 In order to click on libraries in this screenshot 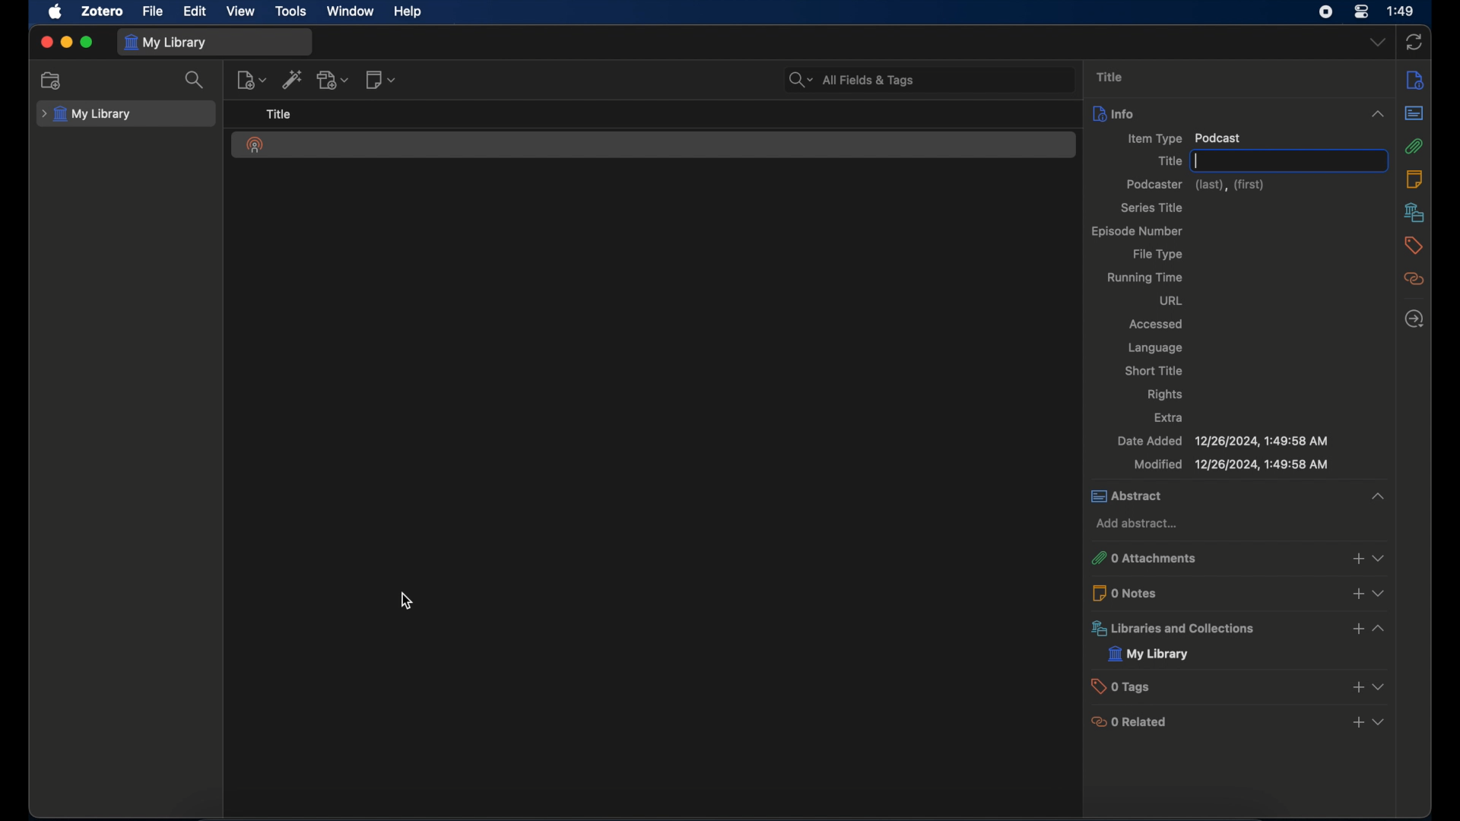, I will do `click(1414, 212)`.